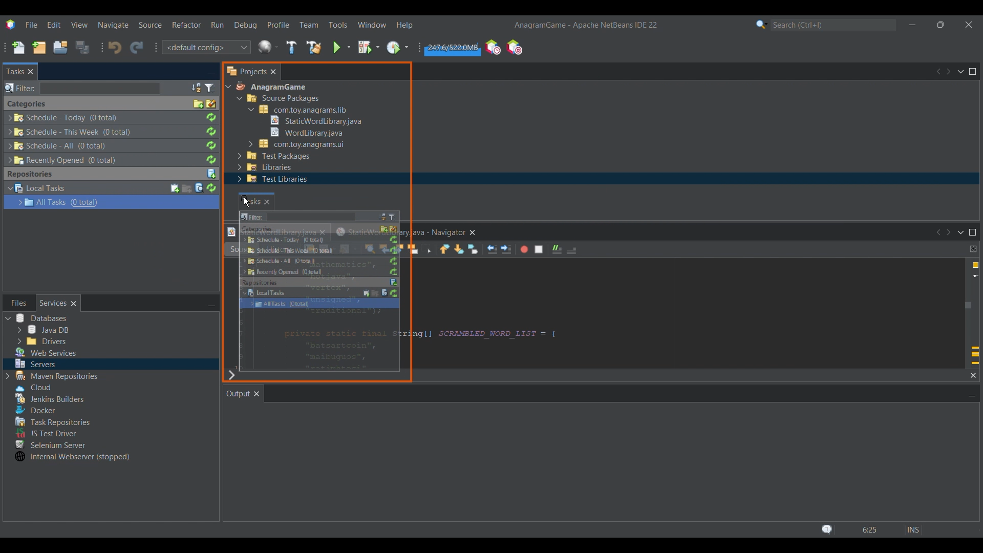 Image resolution: width=983 pixels, height=553 pixels. I want to click on , so click(317, 121).